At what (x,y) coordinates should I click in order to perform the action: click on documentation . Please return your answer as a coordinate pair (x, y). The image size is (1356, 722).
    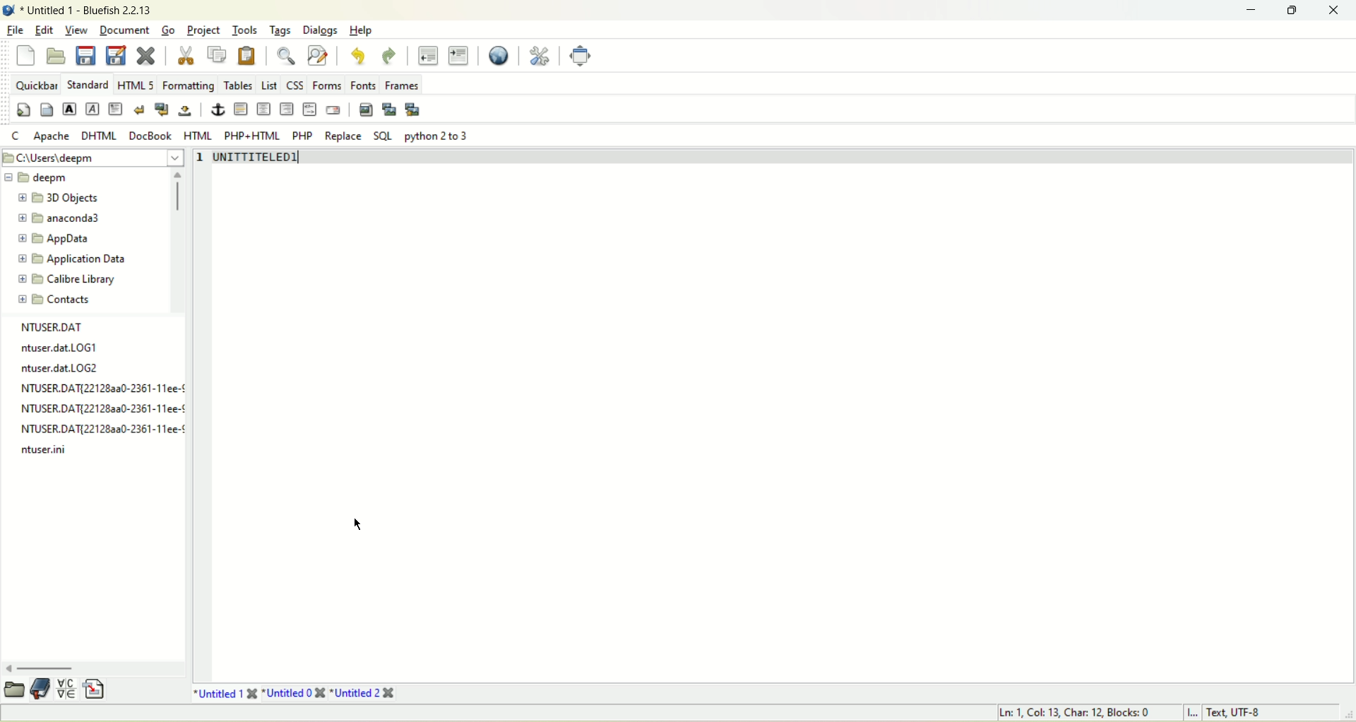
    Looking at the image, I should click on (40, 690).